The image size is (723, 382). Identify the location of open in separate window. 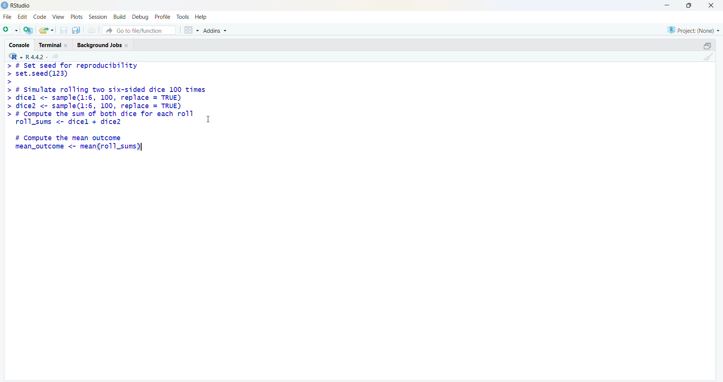
(708, 46).